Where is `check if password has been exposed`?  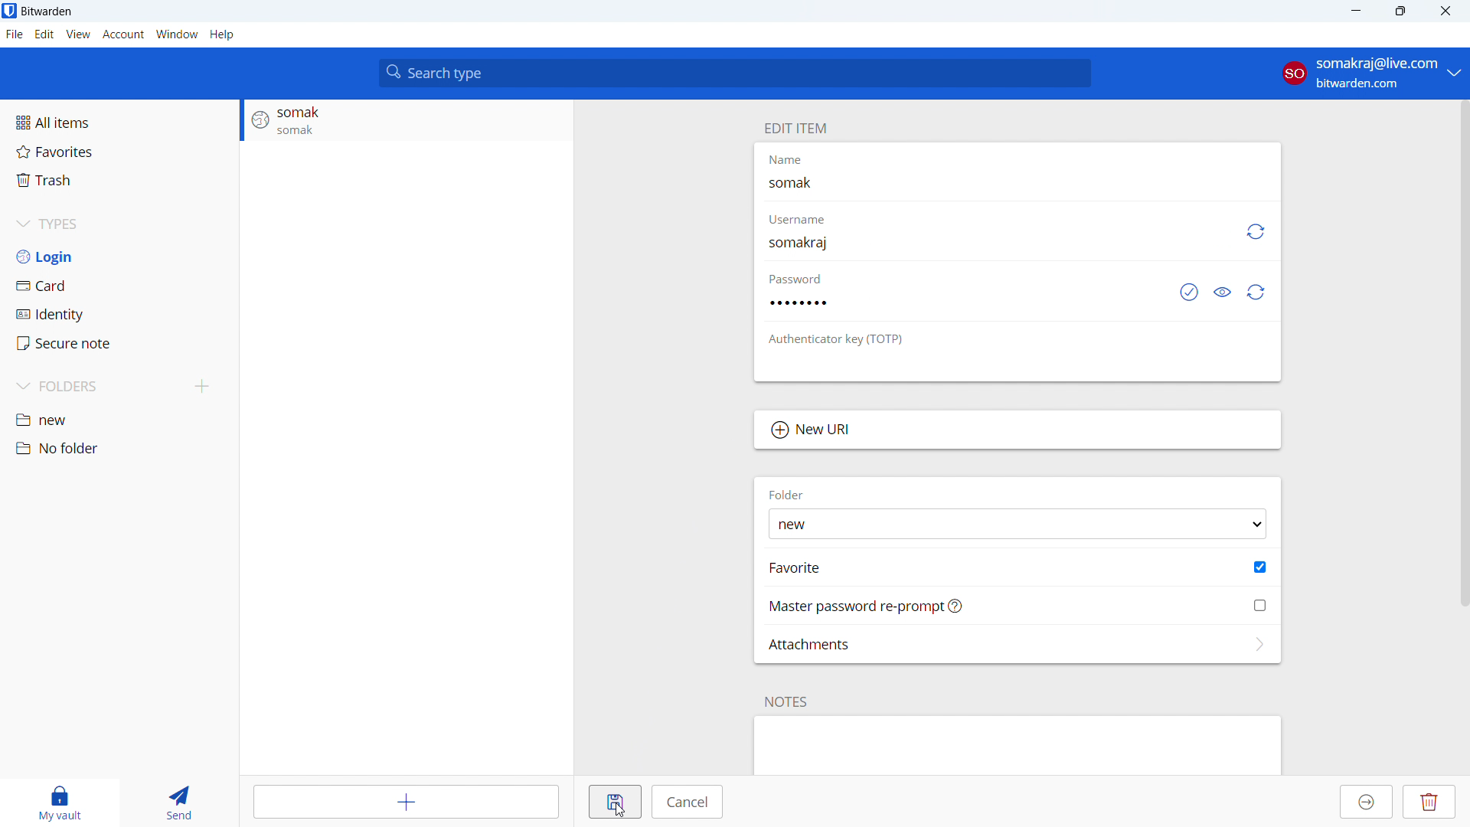 check if password has been exposed is located at coordinates (1189, 291).